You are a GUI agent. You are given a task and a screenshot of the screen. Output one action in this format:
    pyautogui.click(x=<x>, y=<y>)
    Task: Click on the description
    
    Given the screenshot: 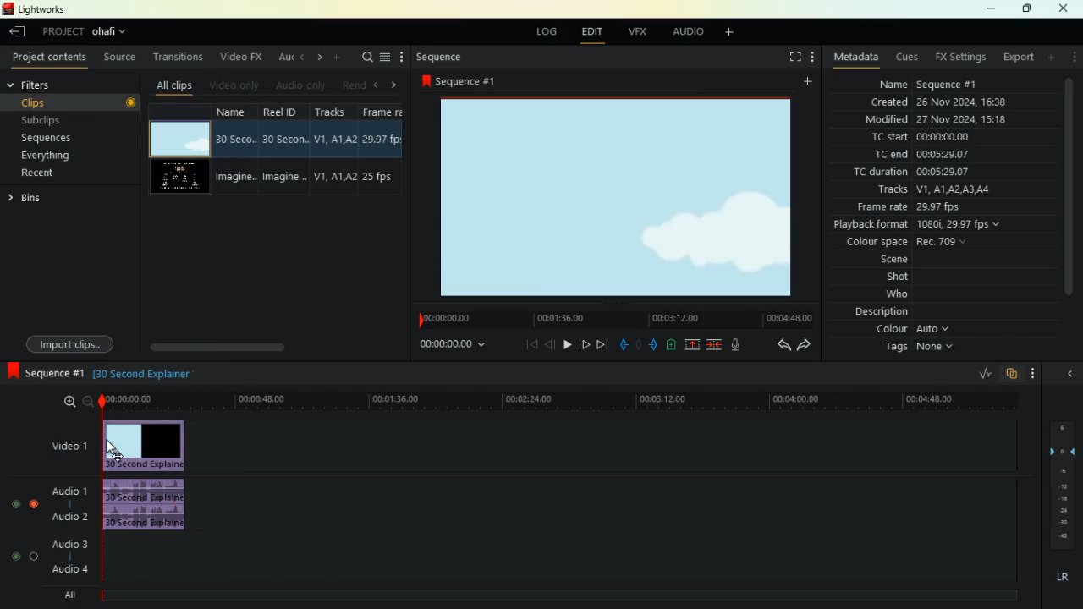 What is the action you would take?
    pyautogui.click(x=882, y=312)
    